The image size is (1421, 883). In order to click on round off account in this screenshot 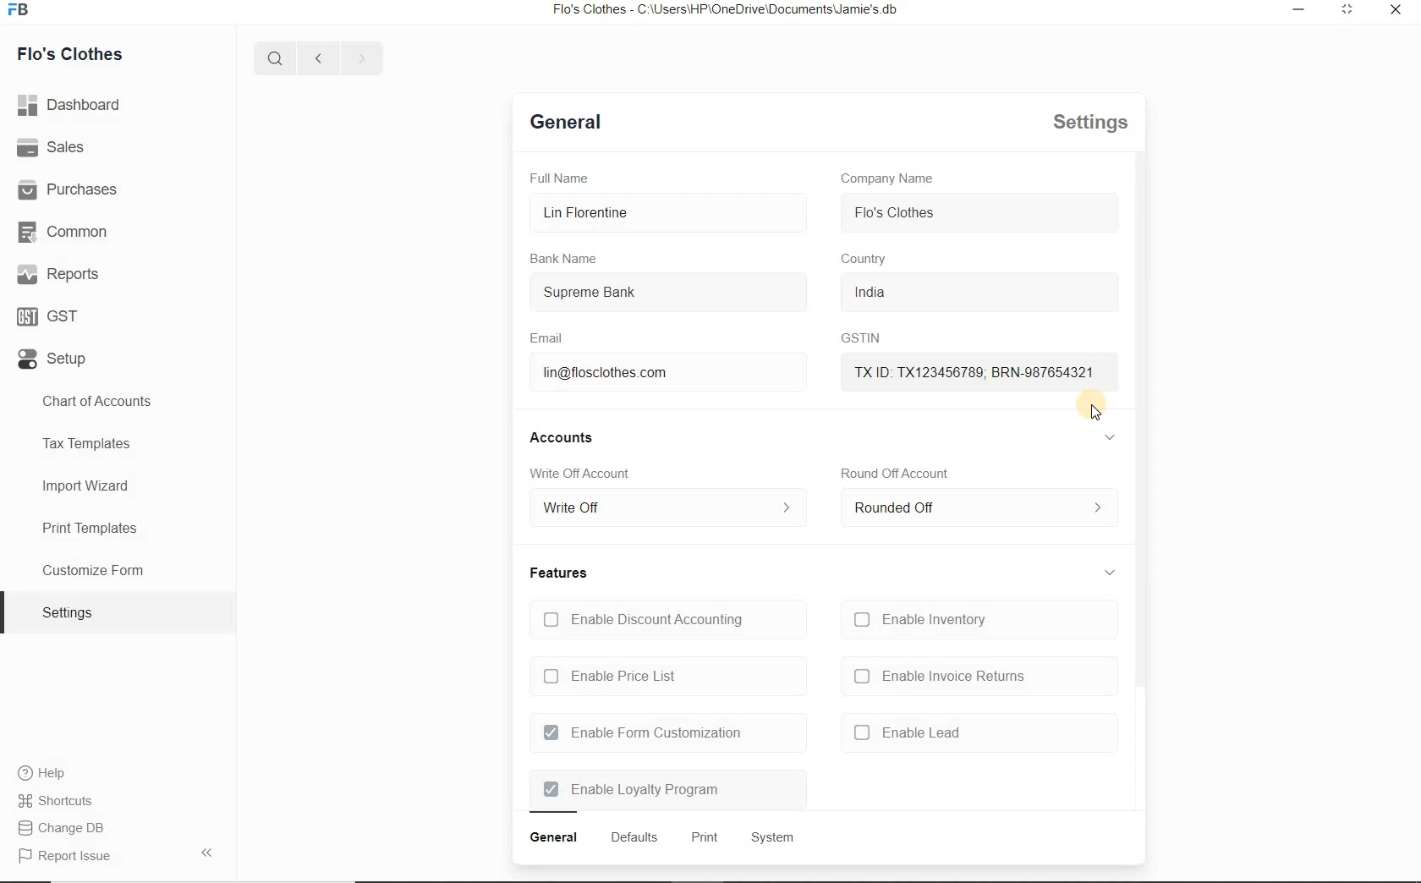, I will do `click(895, 473)`.